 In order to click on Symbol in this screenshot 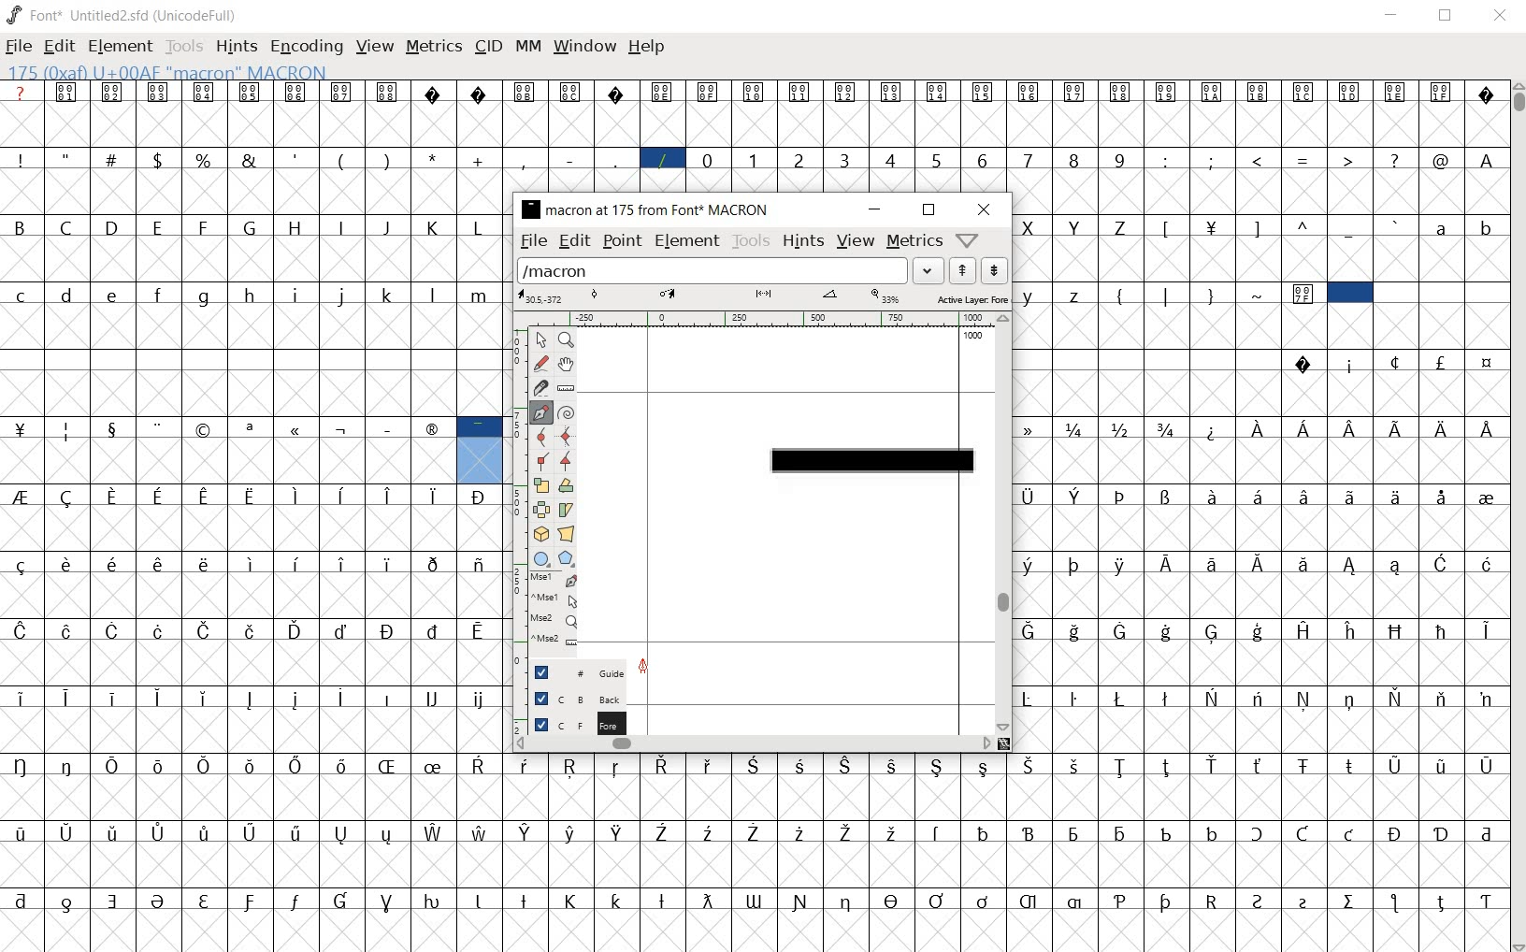, I will do `click(22, 629)`.